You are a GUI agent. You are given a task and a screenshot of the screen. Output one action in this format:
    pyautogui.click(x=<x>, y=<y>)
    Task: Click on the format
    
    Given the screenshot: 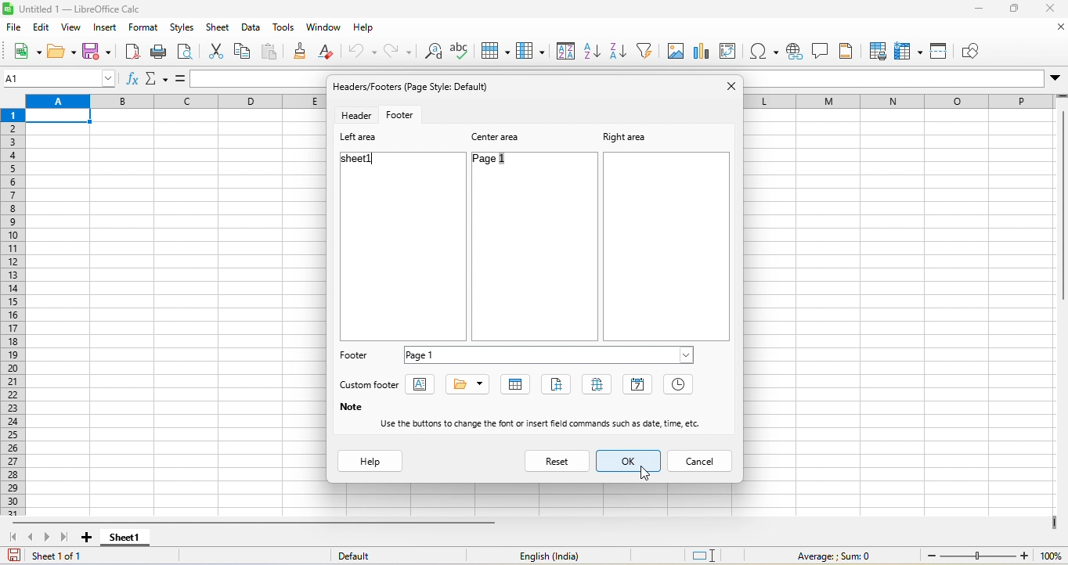 What is the action you would take?
    pyautogui.click(x=145, y=30)
    